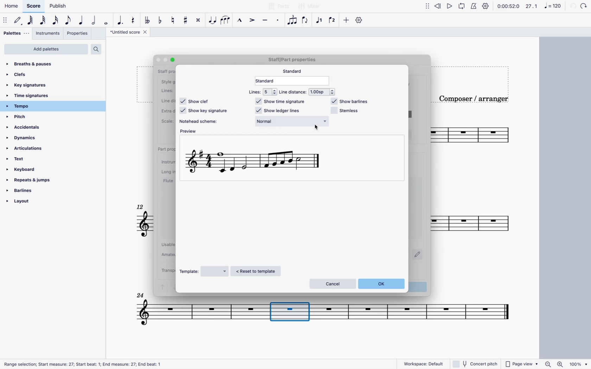 This screenshot has height=369, width=591. I want to click on default, so click(18, 20).